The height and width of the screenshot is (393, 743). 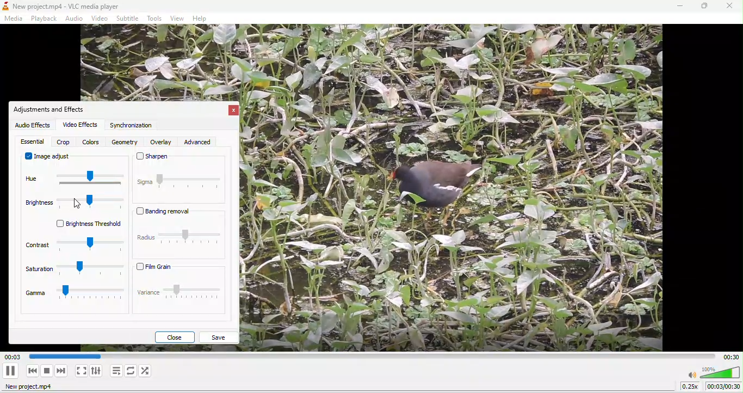 What do you see at coordinates (128, 18) in the screenshot?
I see `subtitle` at bounding box center [128, 18].